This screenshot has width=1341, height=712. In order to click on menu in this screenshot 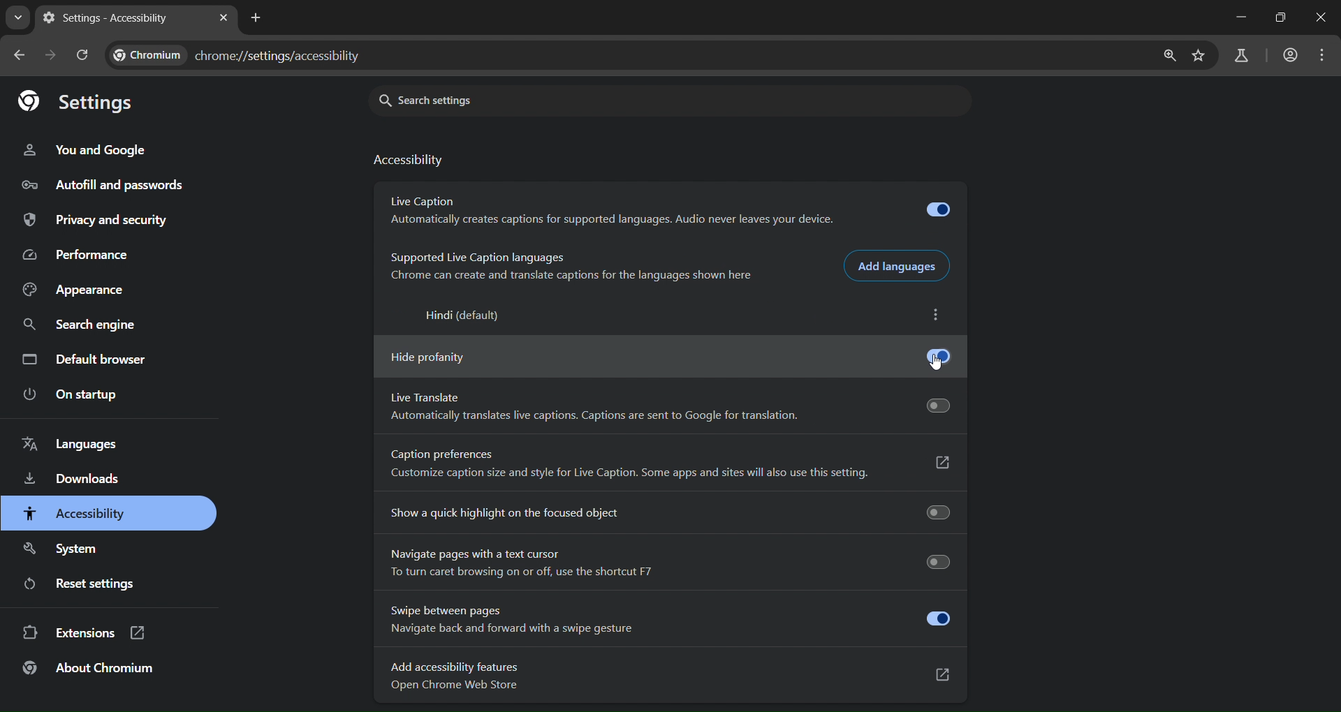, I will do `click(1324, 55)`.